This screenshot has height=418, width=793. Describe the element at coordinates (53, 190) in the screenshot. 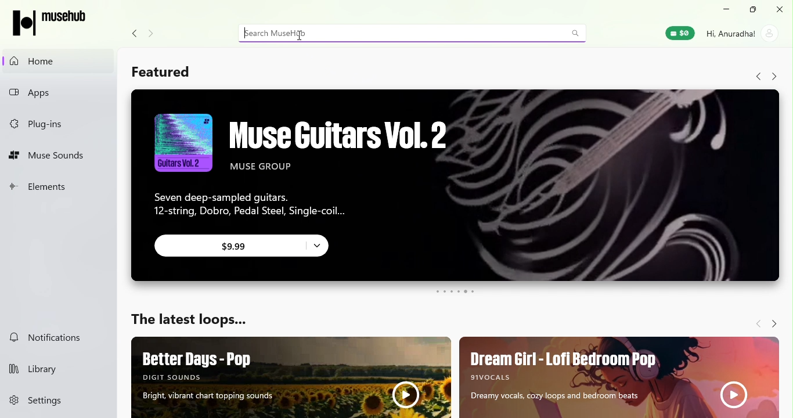

I see `Elements` at that location.